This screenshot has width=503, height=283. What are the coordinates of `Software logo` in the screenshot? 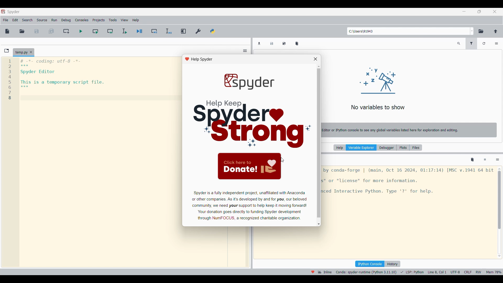 It's located at (13, 12).